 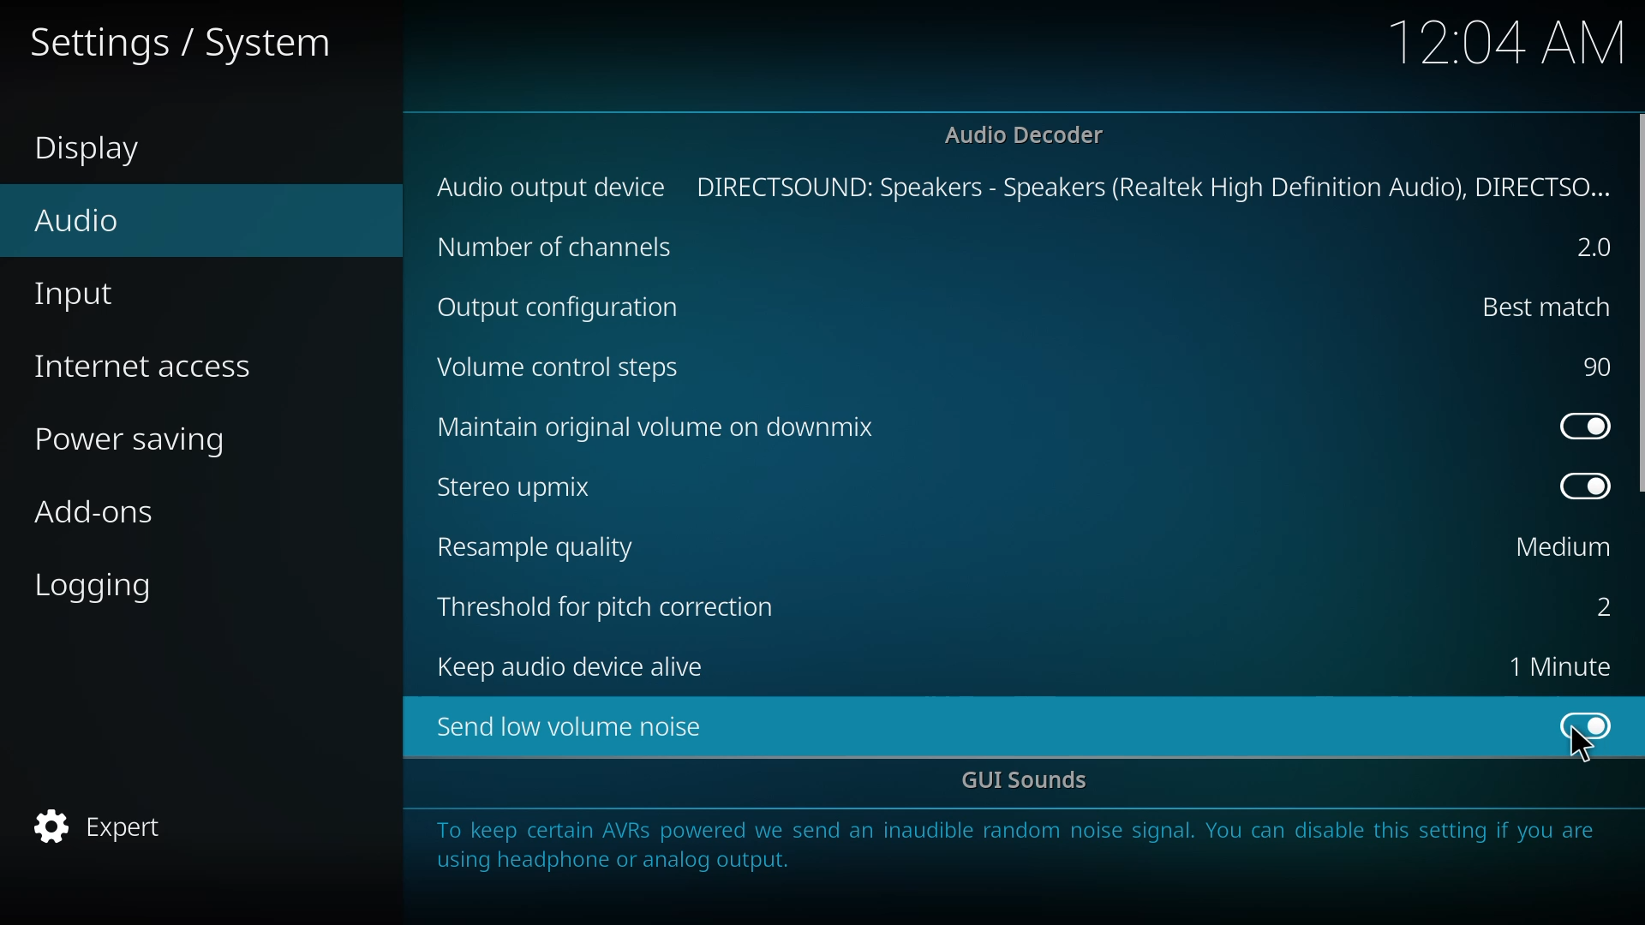 I want to click on power saving, so click(x=141, y=438).